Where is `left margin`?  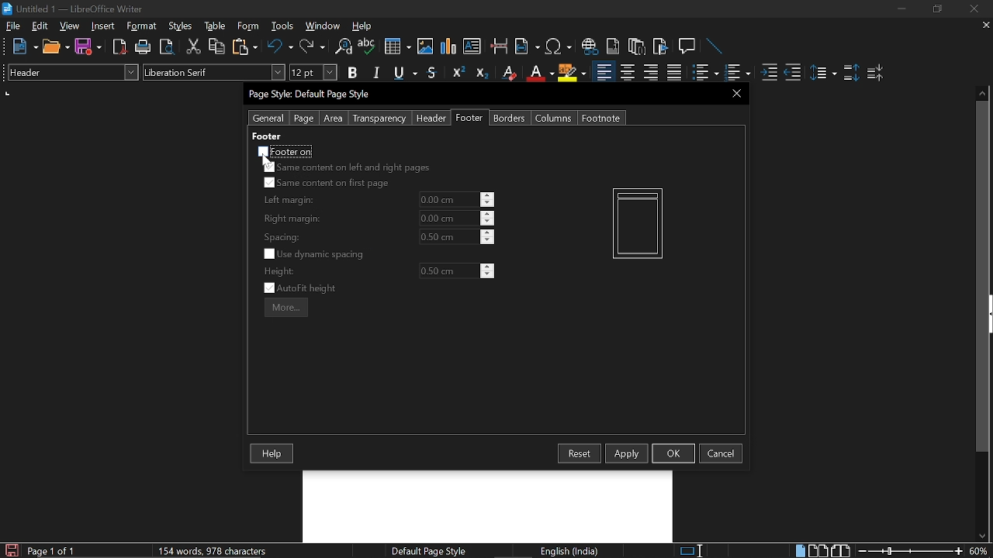 left margin is located at coordinates (287, 201).